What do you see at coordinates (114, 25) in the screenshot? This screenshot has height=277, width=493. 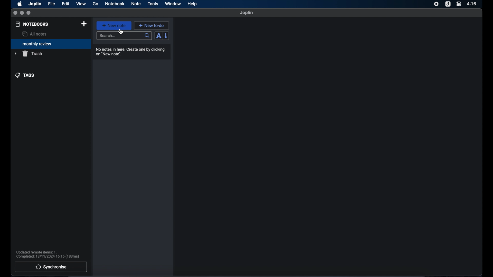 I see `new note` at bounding box center [114, 25].